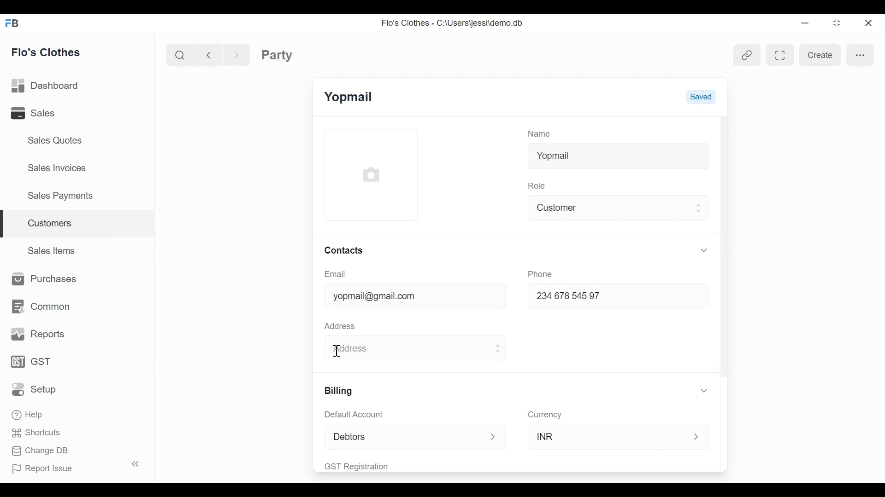 The height and width of the screenshot is (497, 885). I want to click on Customer, so click(610, 208).